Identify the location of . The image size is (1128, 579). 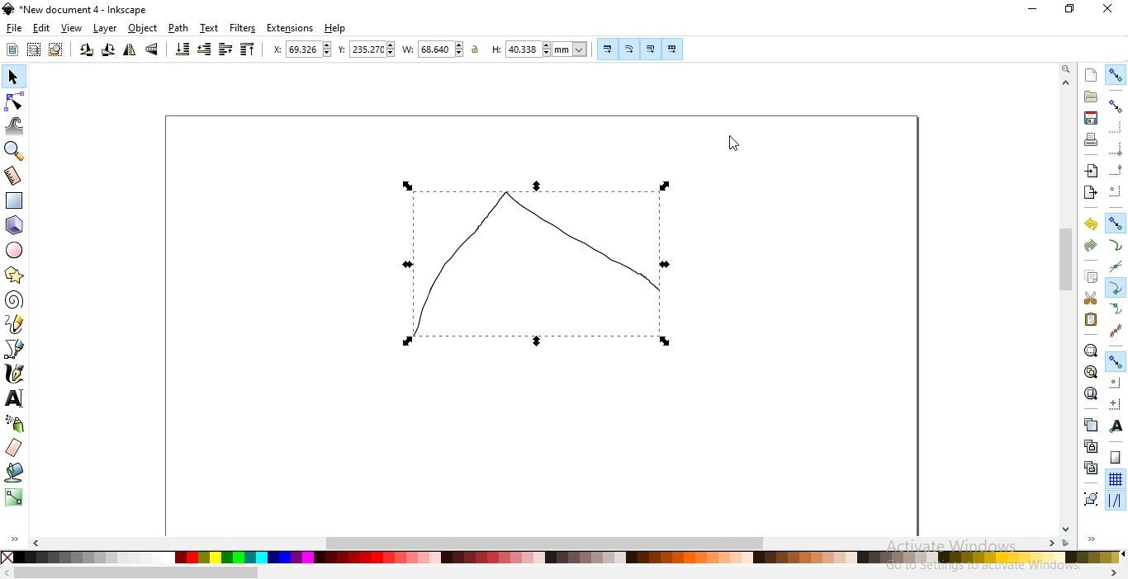
(609, 49).